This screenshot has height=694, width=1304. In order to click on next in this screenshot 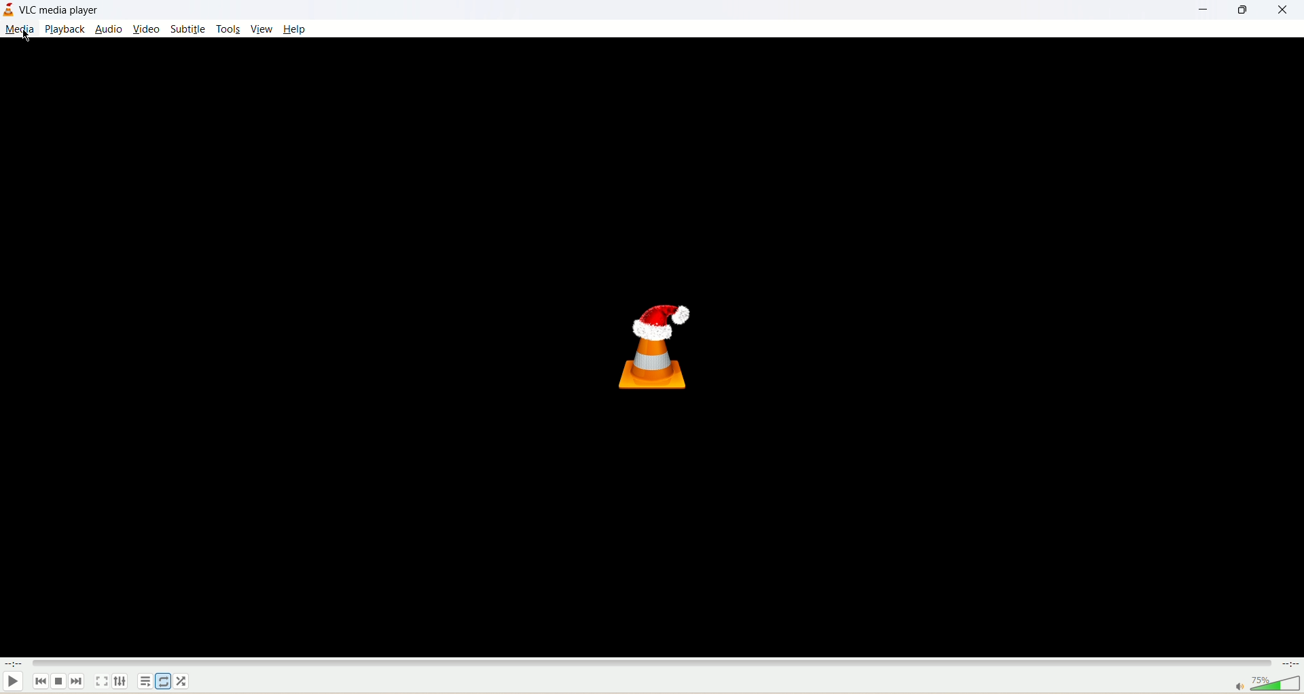, I will do `click(79, 682)`.